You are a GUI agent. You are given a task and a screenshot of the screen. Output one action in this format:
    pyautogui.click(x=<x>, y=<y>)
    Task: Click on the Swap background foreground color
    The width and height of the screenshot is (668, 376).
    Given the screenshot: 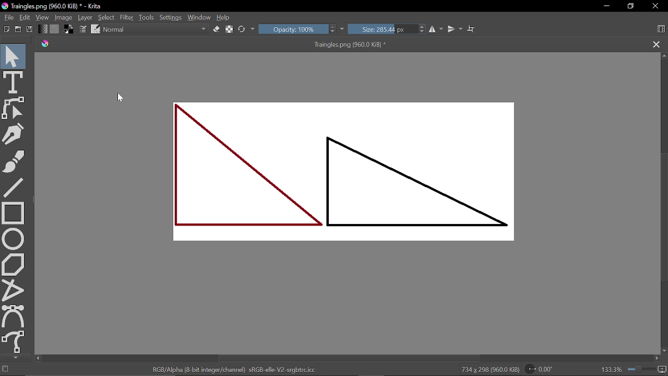 What is the action you would take?
    pyautogui.click(x=67, y=30)
    